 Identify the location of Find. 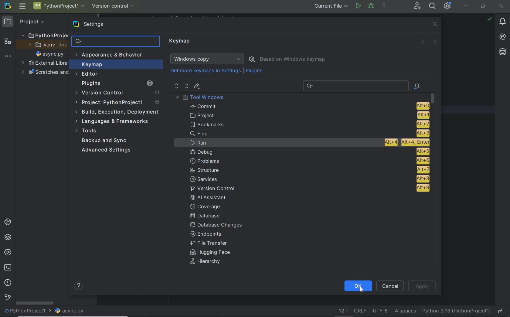
(309, 134).